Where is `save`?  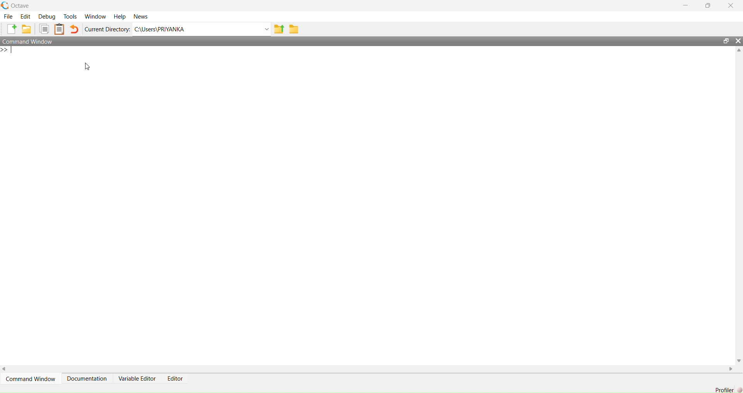 save is located at coordinates (295, 29).